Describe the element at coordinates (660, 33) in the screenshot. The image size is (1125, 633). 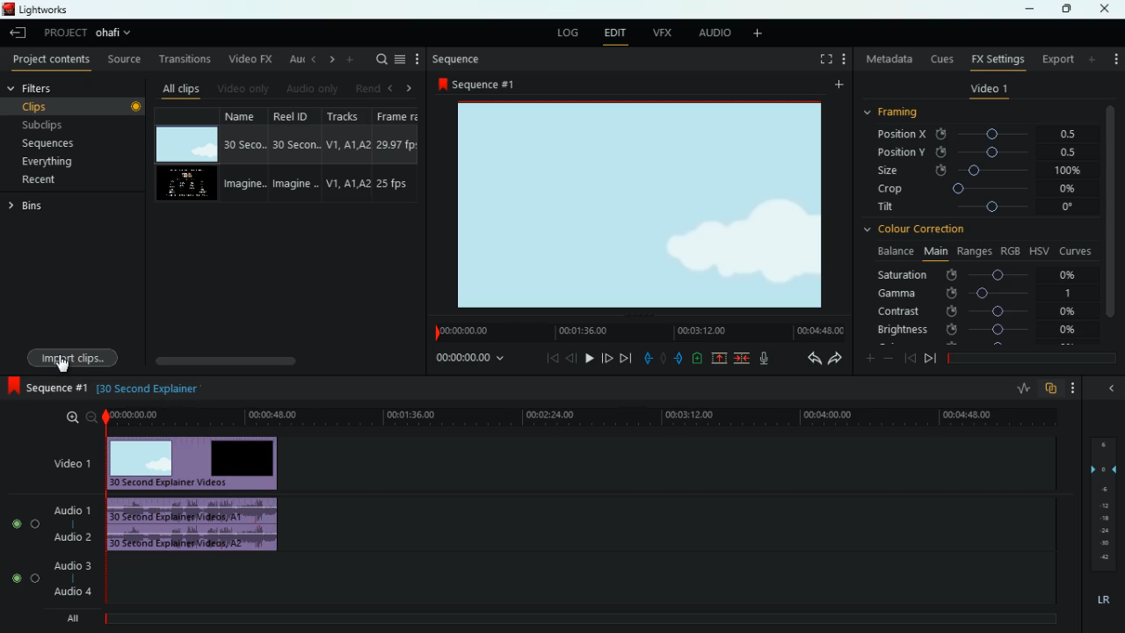
I see `vfx` at that location.